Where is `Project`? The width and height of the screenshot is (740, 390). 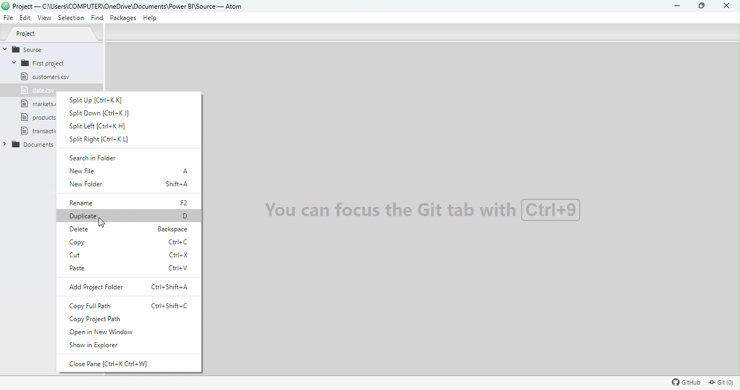 Project is located at coordinates (55, 34).